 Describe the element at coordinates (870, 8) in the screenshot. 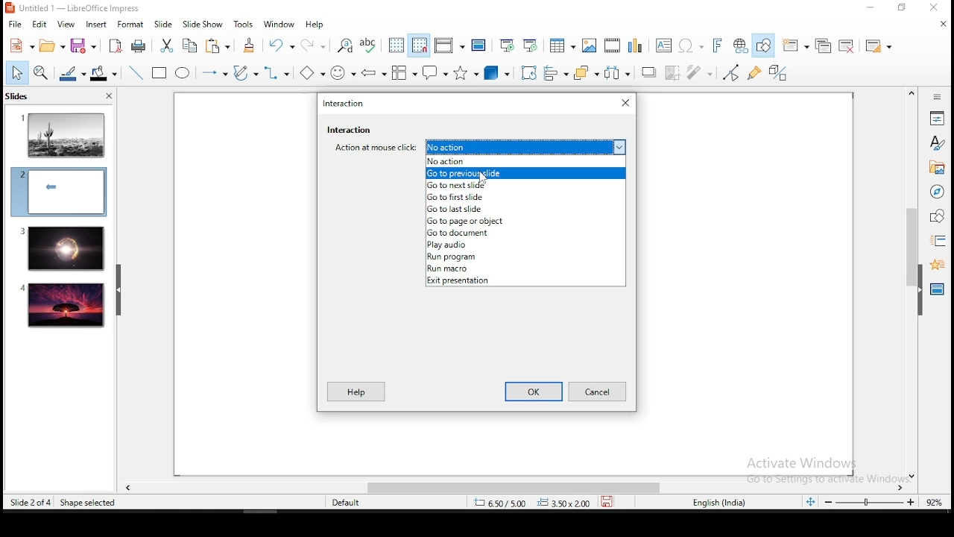

I see `minimize` at that location.